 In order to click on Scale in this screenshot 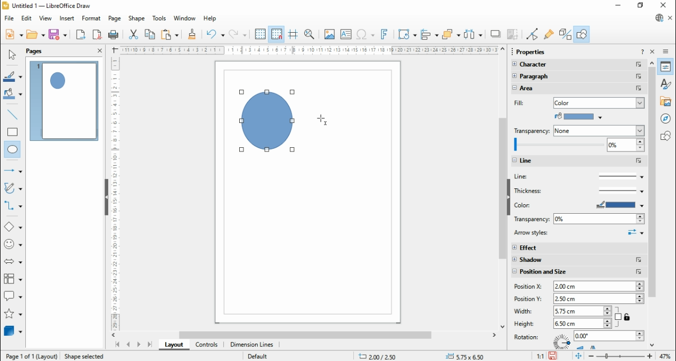, I will do `click(309, 50)`.